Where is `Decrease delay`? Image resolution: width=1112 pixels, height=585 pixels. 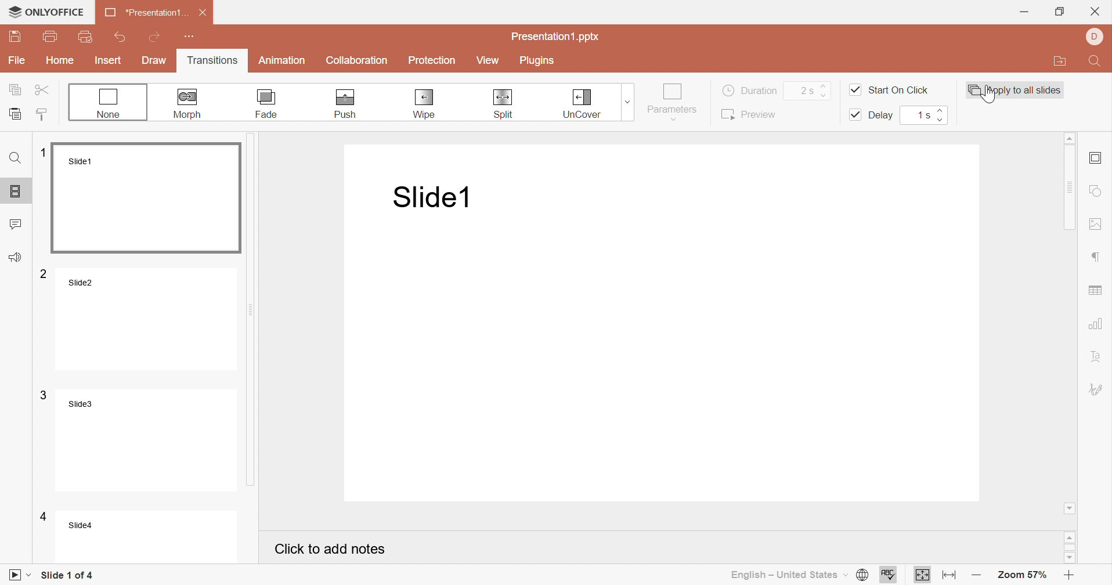 Decrease delay is located at coordinates (944, 120).